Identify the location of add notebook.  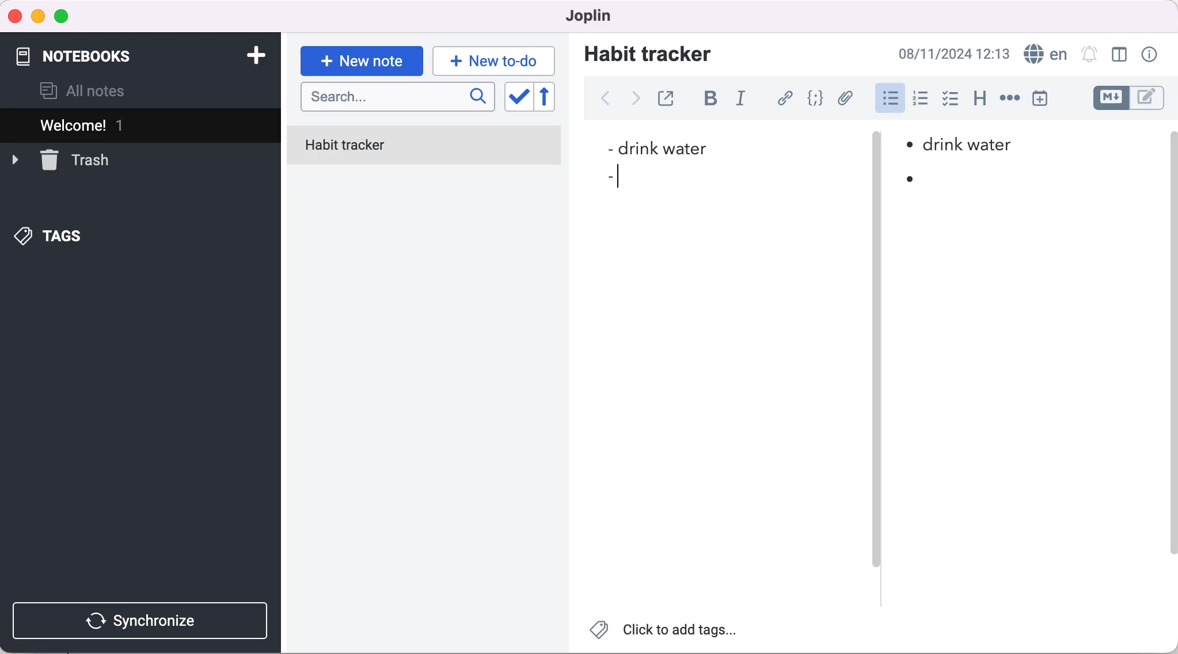
(253, 54).